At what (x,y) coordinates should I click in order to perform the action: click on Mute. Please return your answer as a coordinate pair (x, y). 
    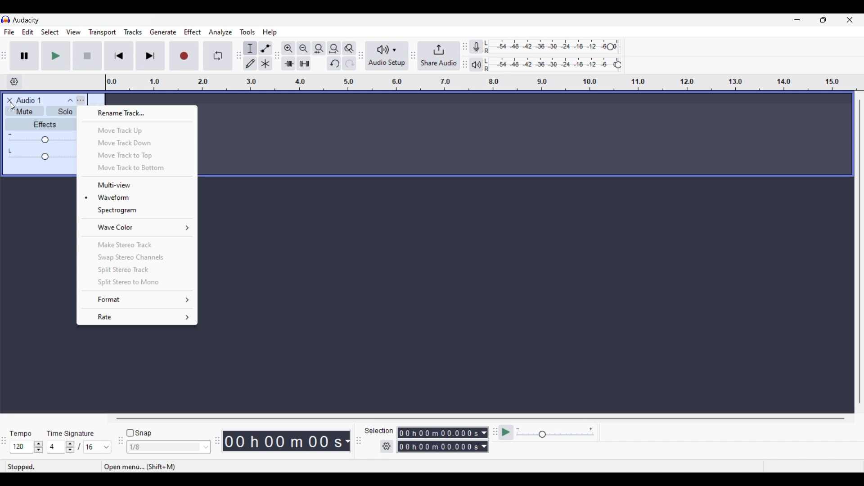
    Looking at the image, I should click on (23, 112).